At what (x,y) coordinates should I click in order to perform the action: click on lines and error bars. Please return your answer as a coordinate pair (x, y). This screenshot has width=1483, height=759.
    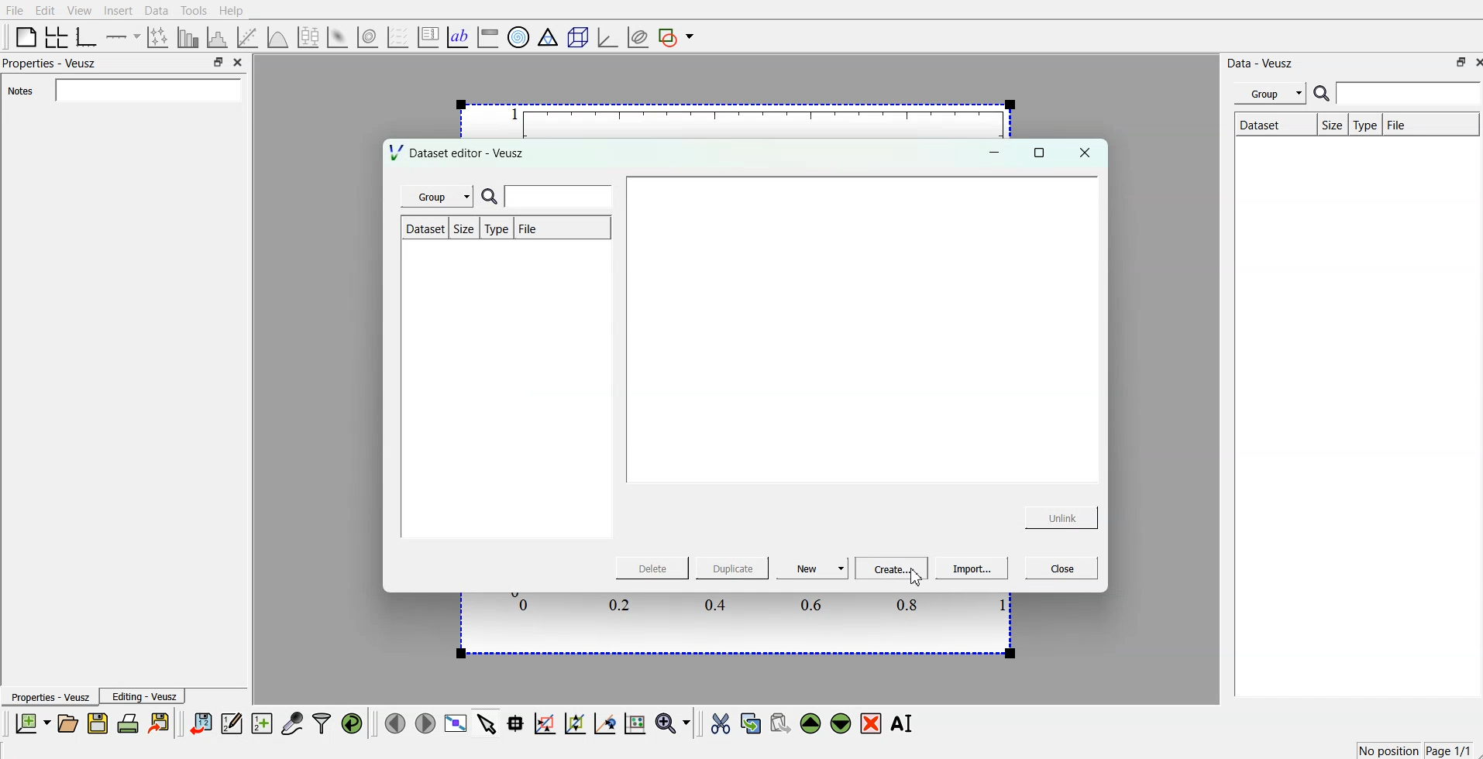
    Looking at the image, I should click on (160, 36).